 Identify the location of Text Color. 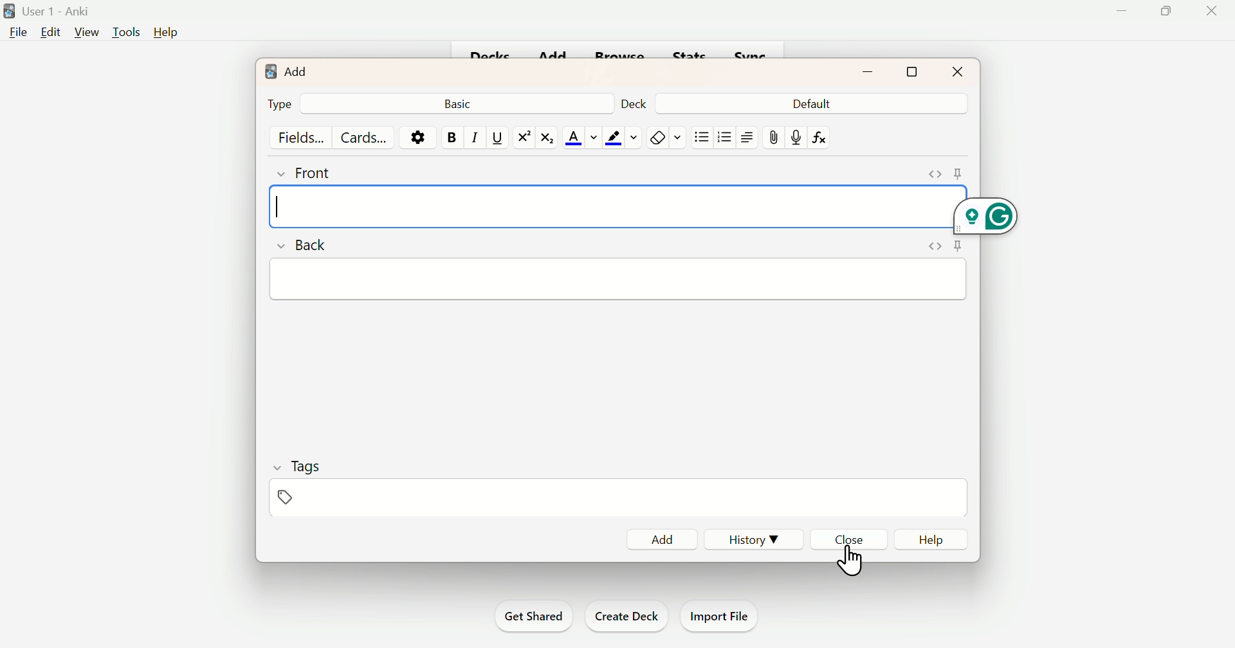
(583, 135).